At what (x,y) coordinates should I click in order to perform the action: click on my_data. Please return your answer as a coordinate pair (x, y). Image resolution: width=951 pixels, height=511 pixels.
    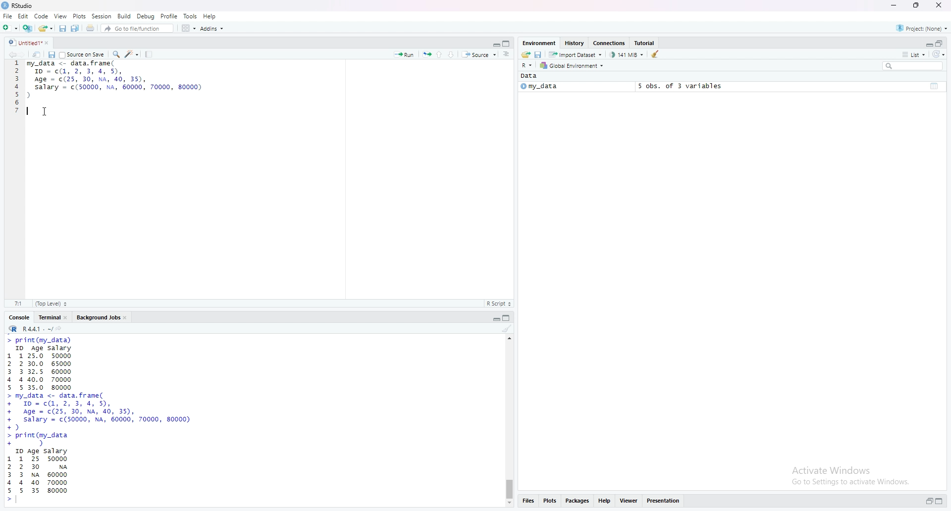
    Looking at the image, I should click on (538, 87).